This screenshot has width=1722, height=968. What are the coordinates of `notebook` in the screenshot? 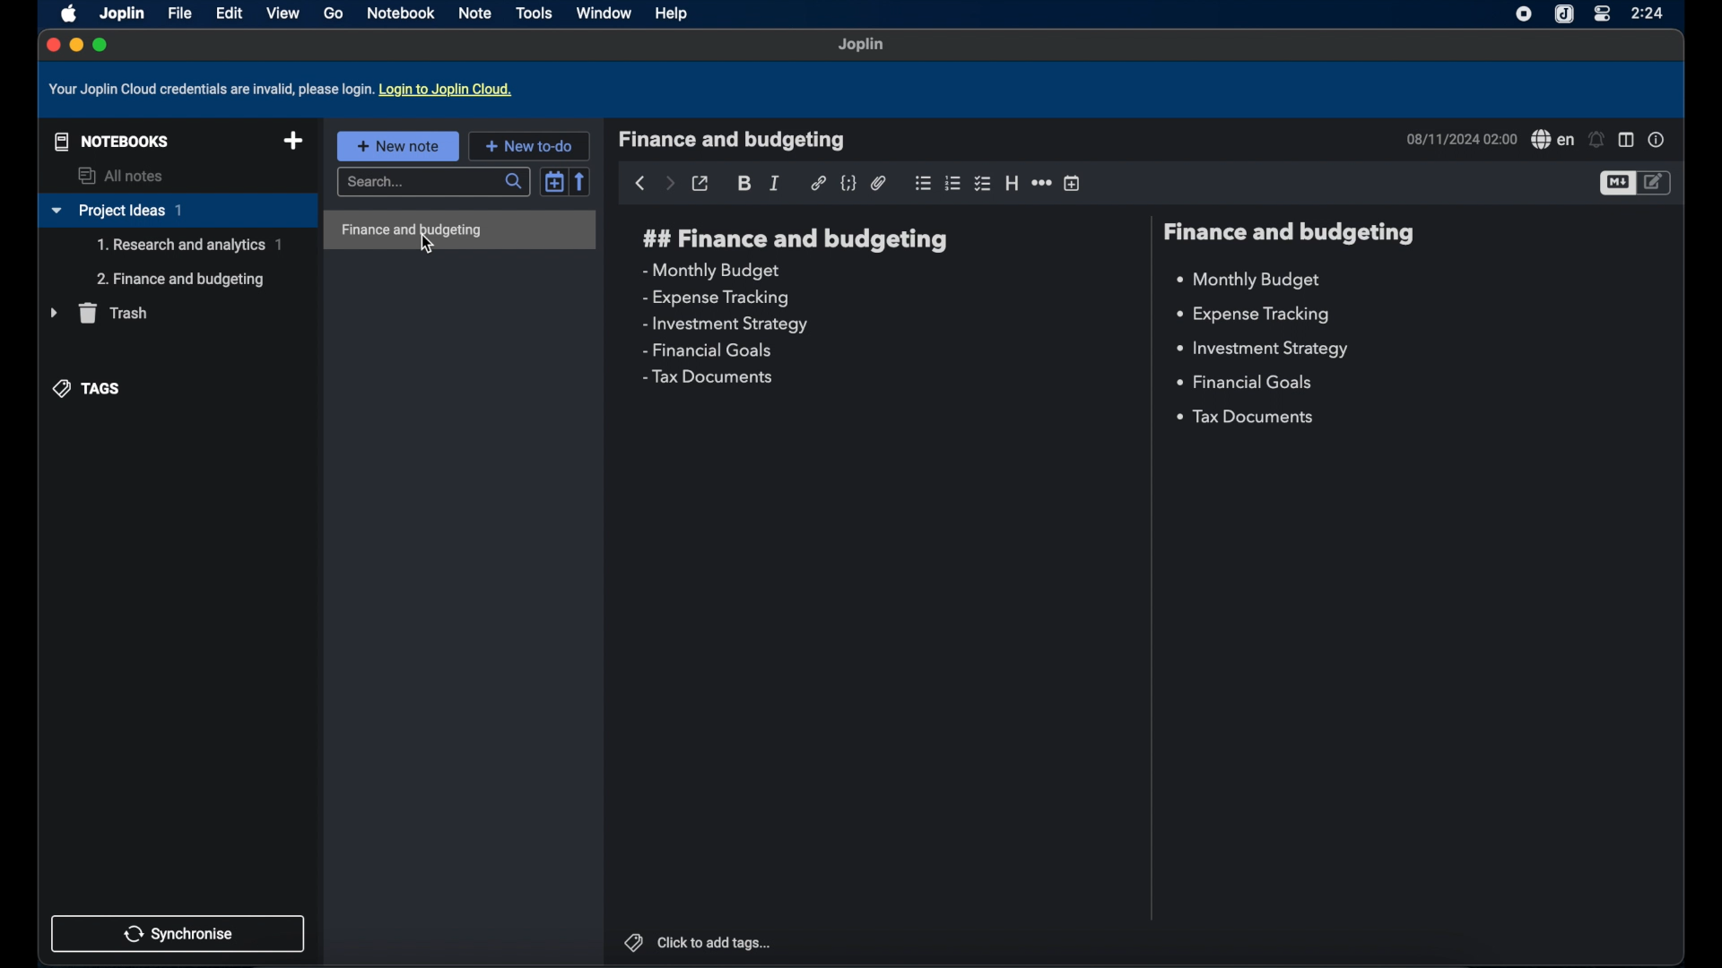 It's located at (403, 13).